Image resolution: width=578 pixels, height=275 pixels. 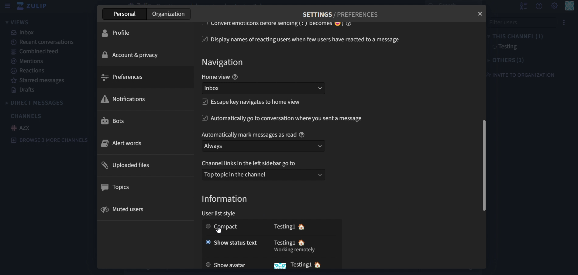 What do you see at coordinates (27, 116) in the screenshot?
I see `channels` at bounding box center [27, 116].